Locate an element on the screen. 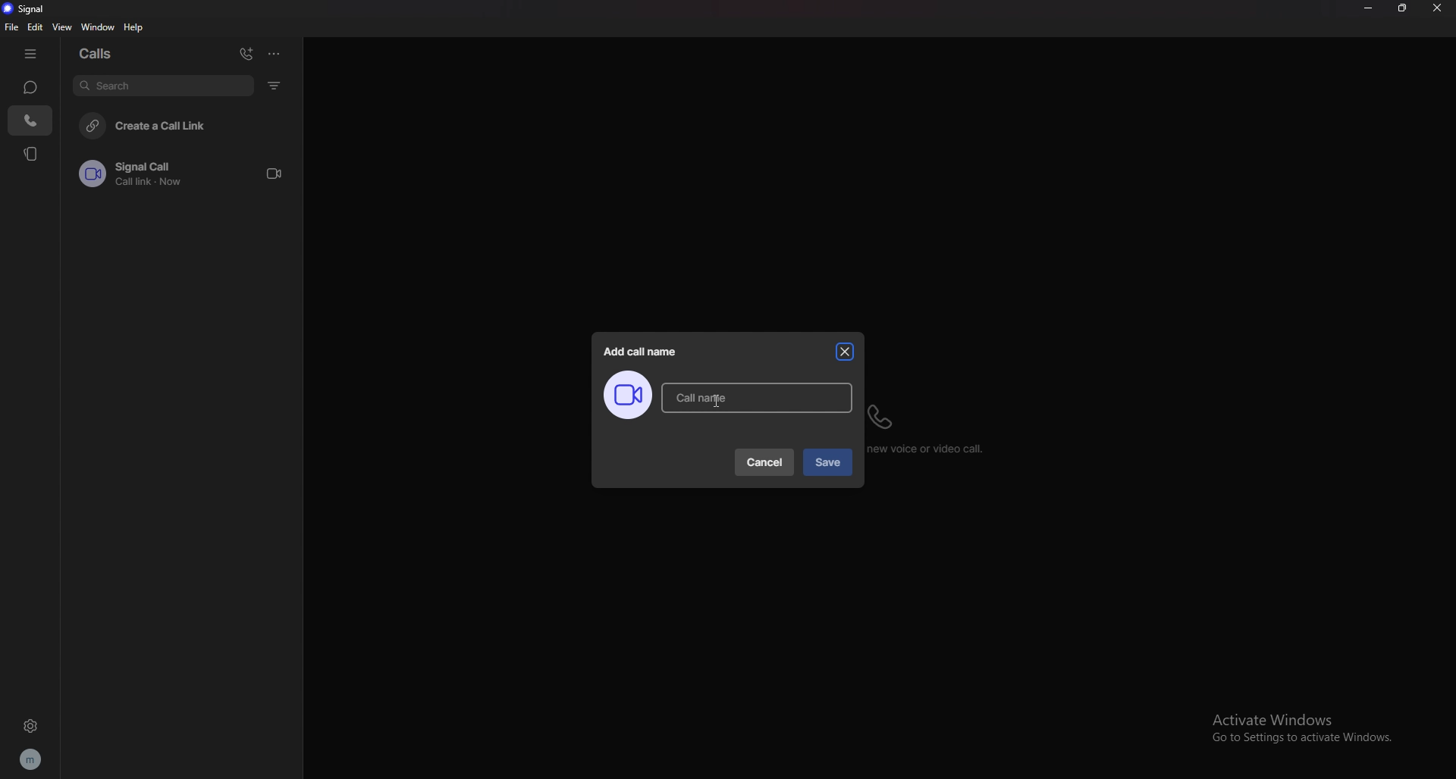 This screenshot has width=1456, height=779. call link is located at coordinates (187, 174).